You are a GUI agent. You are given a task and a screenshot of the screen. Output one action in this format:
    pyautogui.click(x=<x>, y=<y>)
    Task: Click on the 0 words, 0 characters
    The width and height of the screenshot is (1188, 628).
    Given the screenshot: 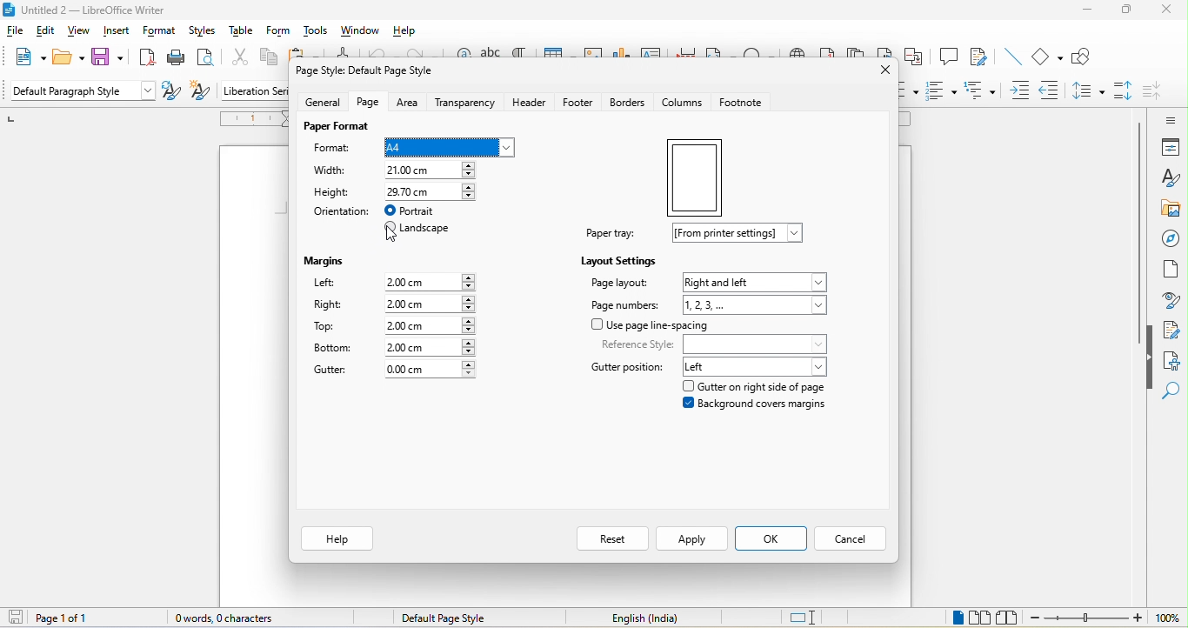 What is the action you would take?
    pyautogui.click(x=233, y=618)
    